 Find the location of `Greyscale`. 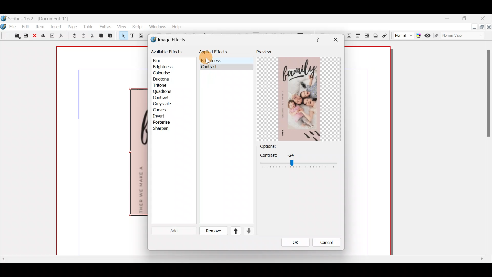

Greyscale is located at coordinates (164, 104).